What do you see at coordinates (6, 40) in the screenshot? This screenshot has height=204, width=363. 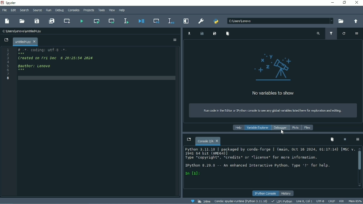 I see `Browse tabs` at bounding box center [6, 40].